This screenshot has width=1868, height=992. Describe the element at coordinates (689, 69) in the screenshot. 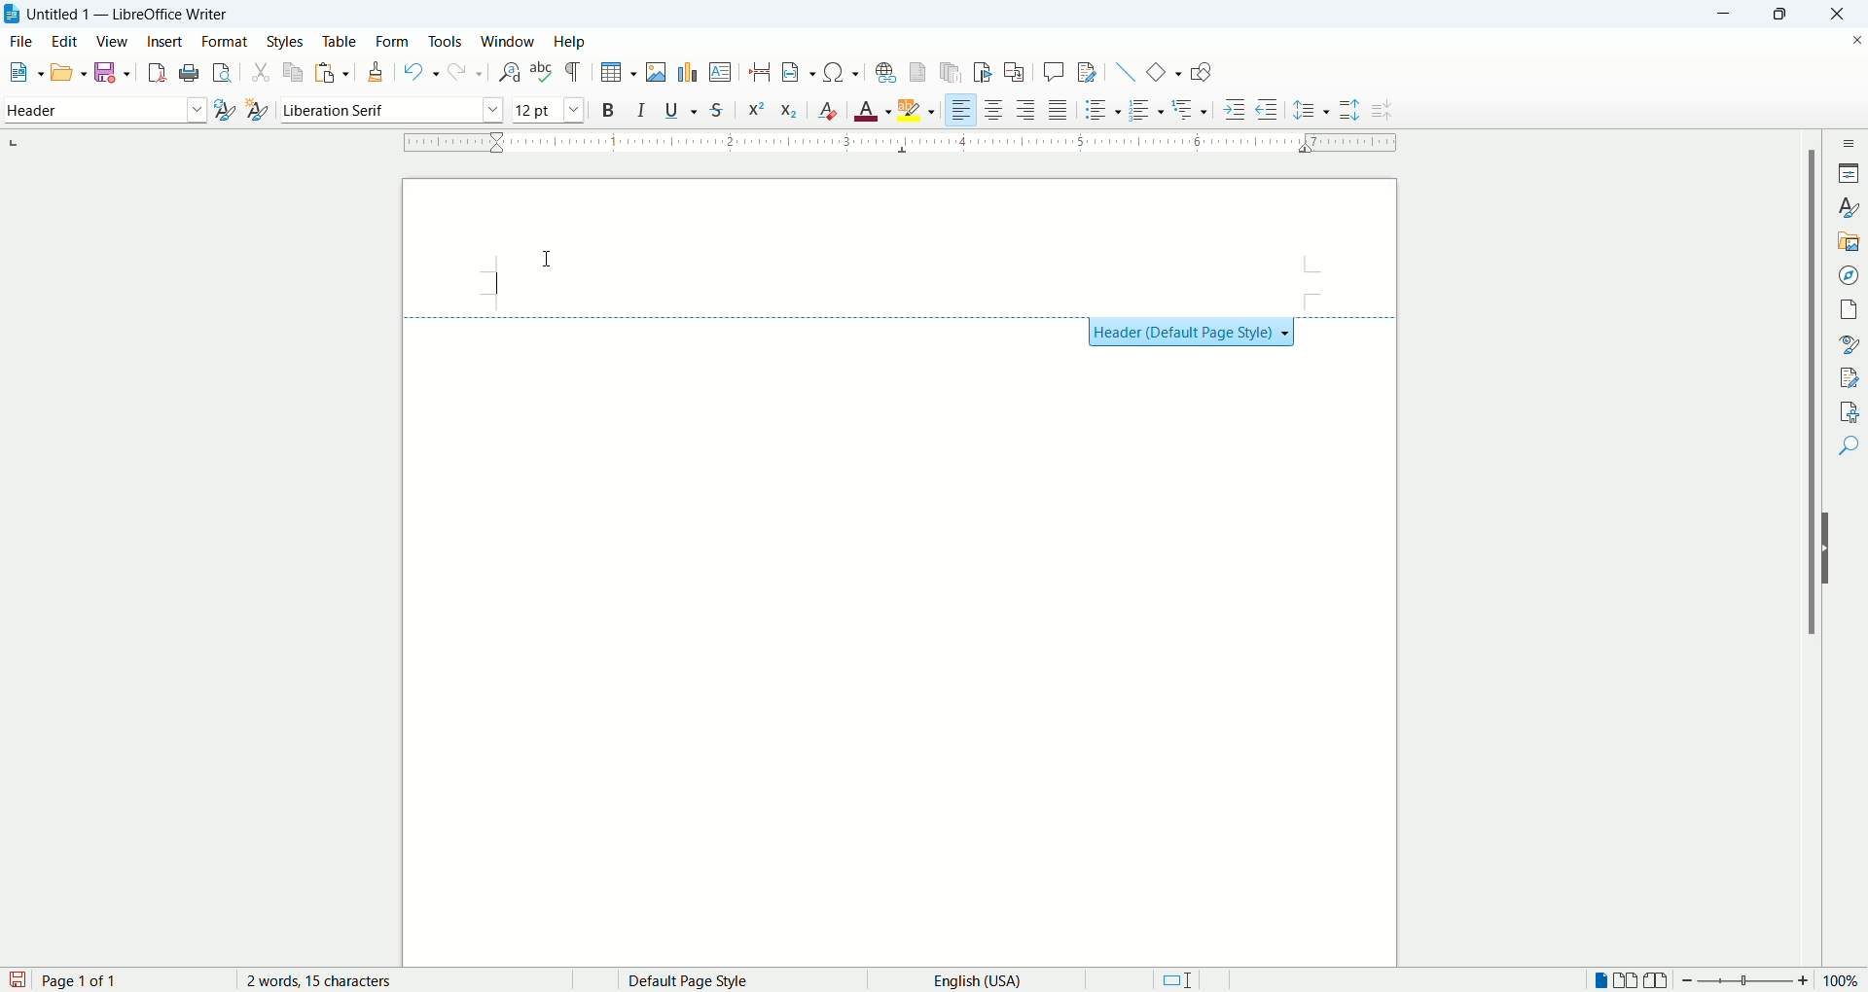

I see `insert chart` at that location.